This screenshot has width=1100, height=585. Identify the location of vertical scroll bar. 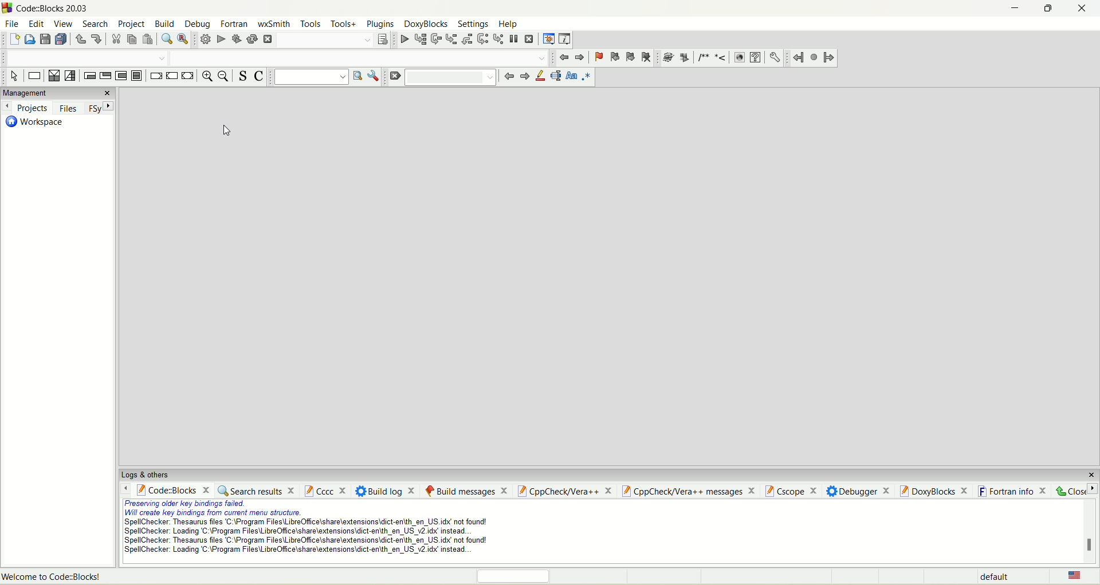
(1091, 532).